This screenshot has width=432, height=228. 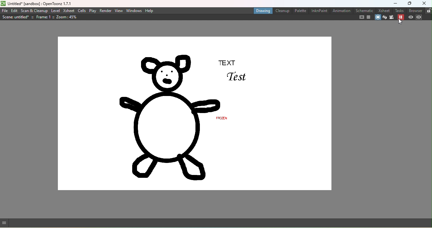 What do you see at coordinates (68, 10) in the screenshot?
I see `Xsheet` at bounding box center [68, 10].